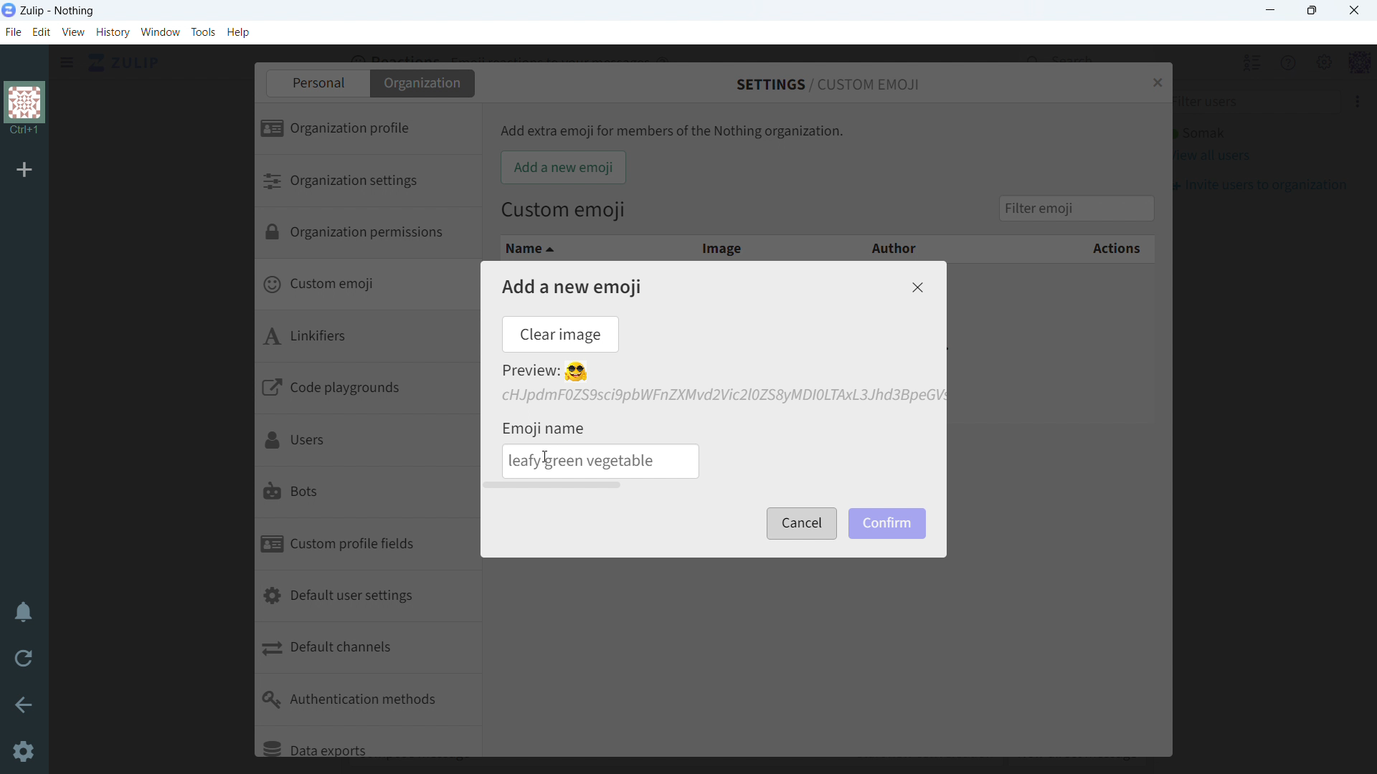  What do you see at coordinates (42, 33) in the screenshot?
I see `edit` at bounding box center [42, 33].